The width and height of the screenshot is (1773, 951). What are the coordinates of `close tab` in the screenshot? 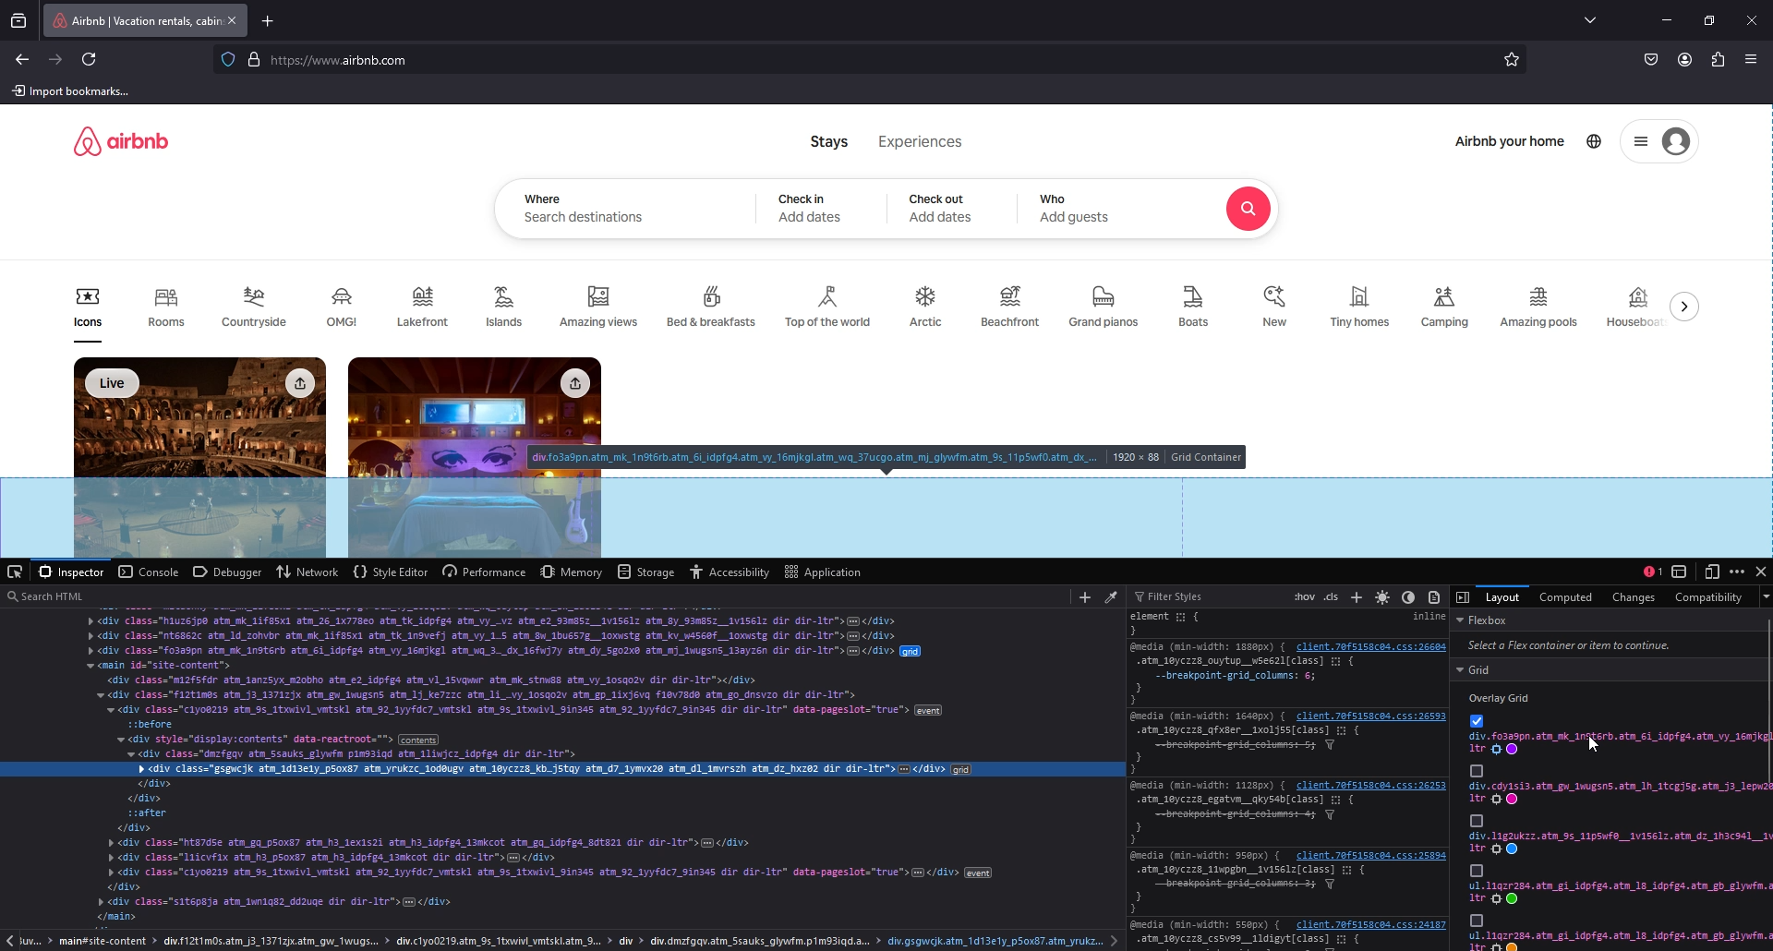 It's located at (233, 20).